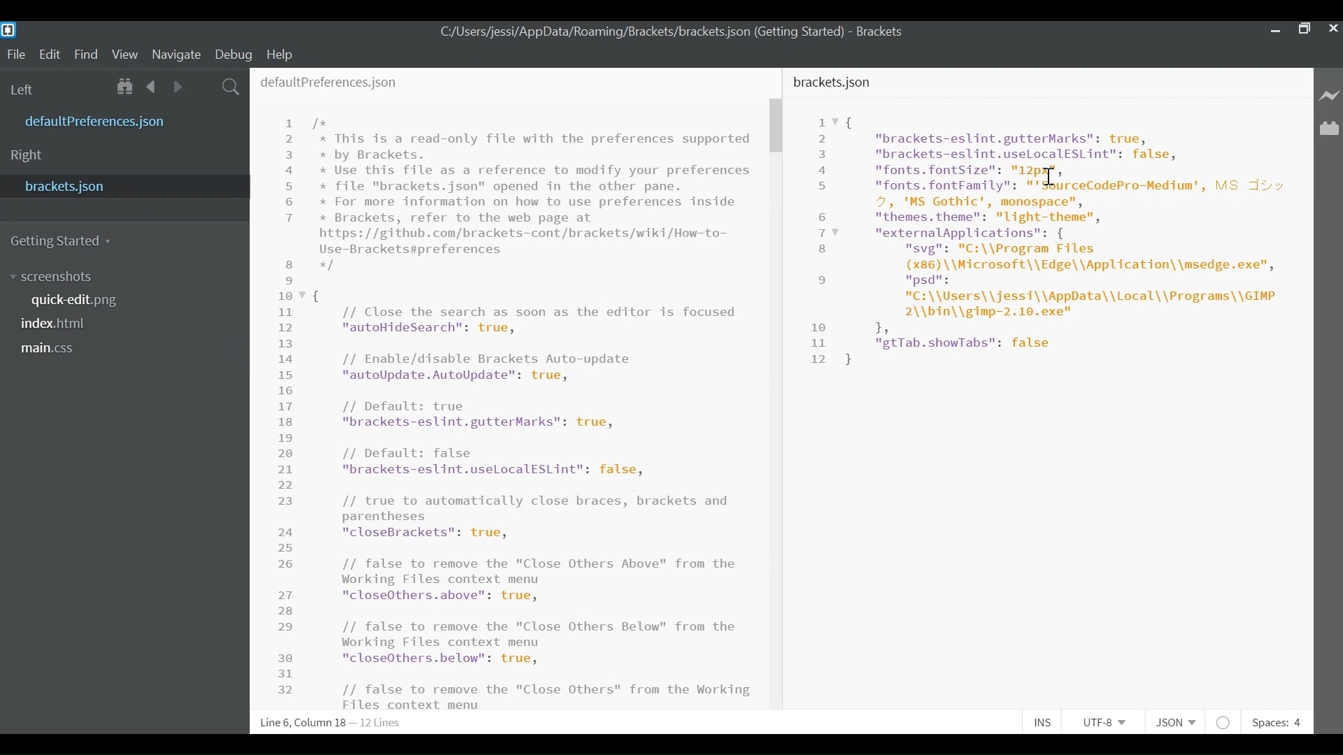 The height and width of the screenshot is (755, 1343). What do you see at coordinates (232, 86) in the screenshot?
I see `Search icon` at bounding box center [232, 86].